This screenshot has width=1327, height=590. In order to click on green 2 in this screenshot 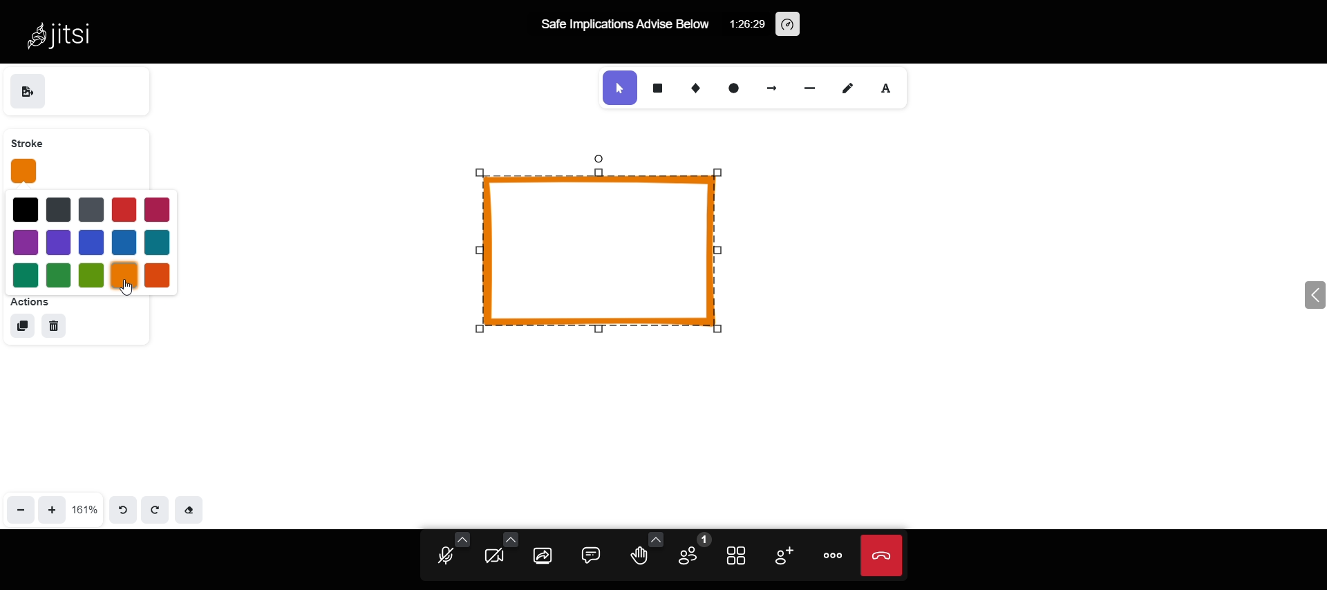, I will do `click(57, 275)`.